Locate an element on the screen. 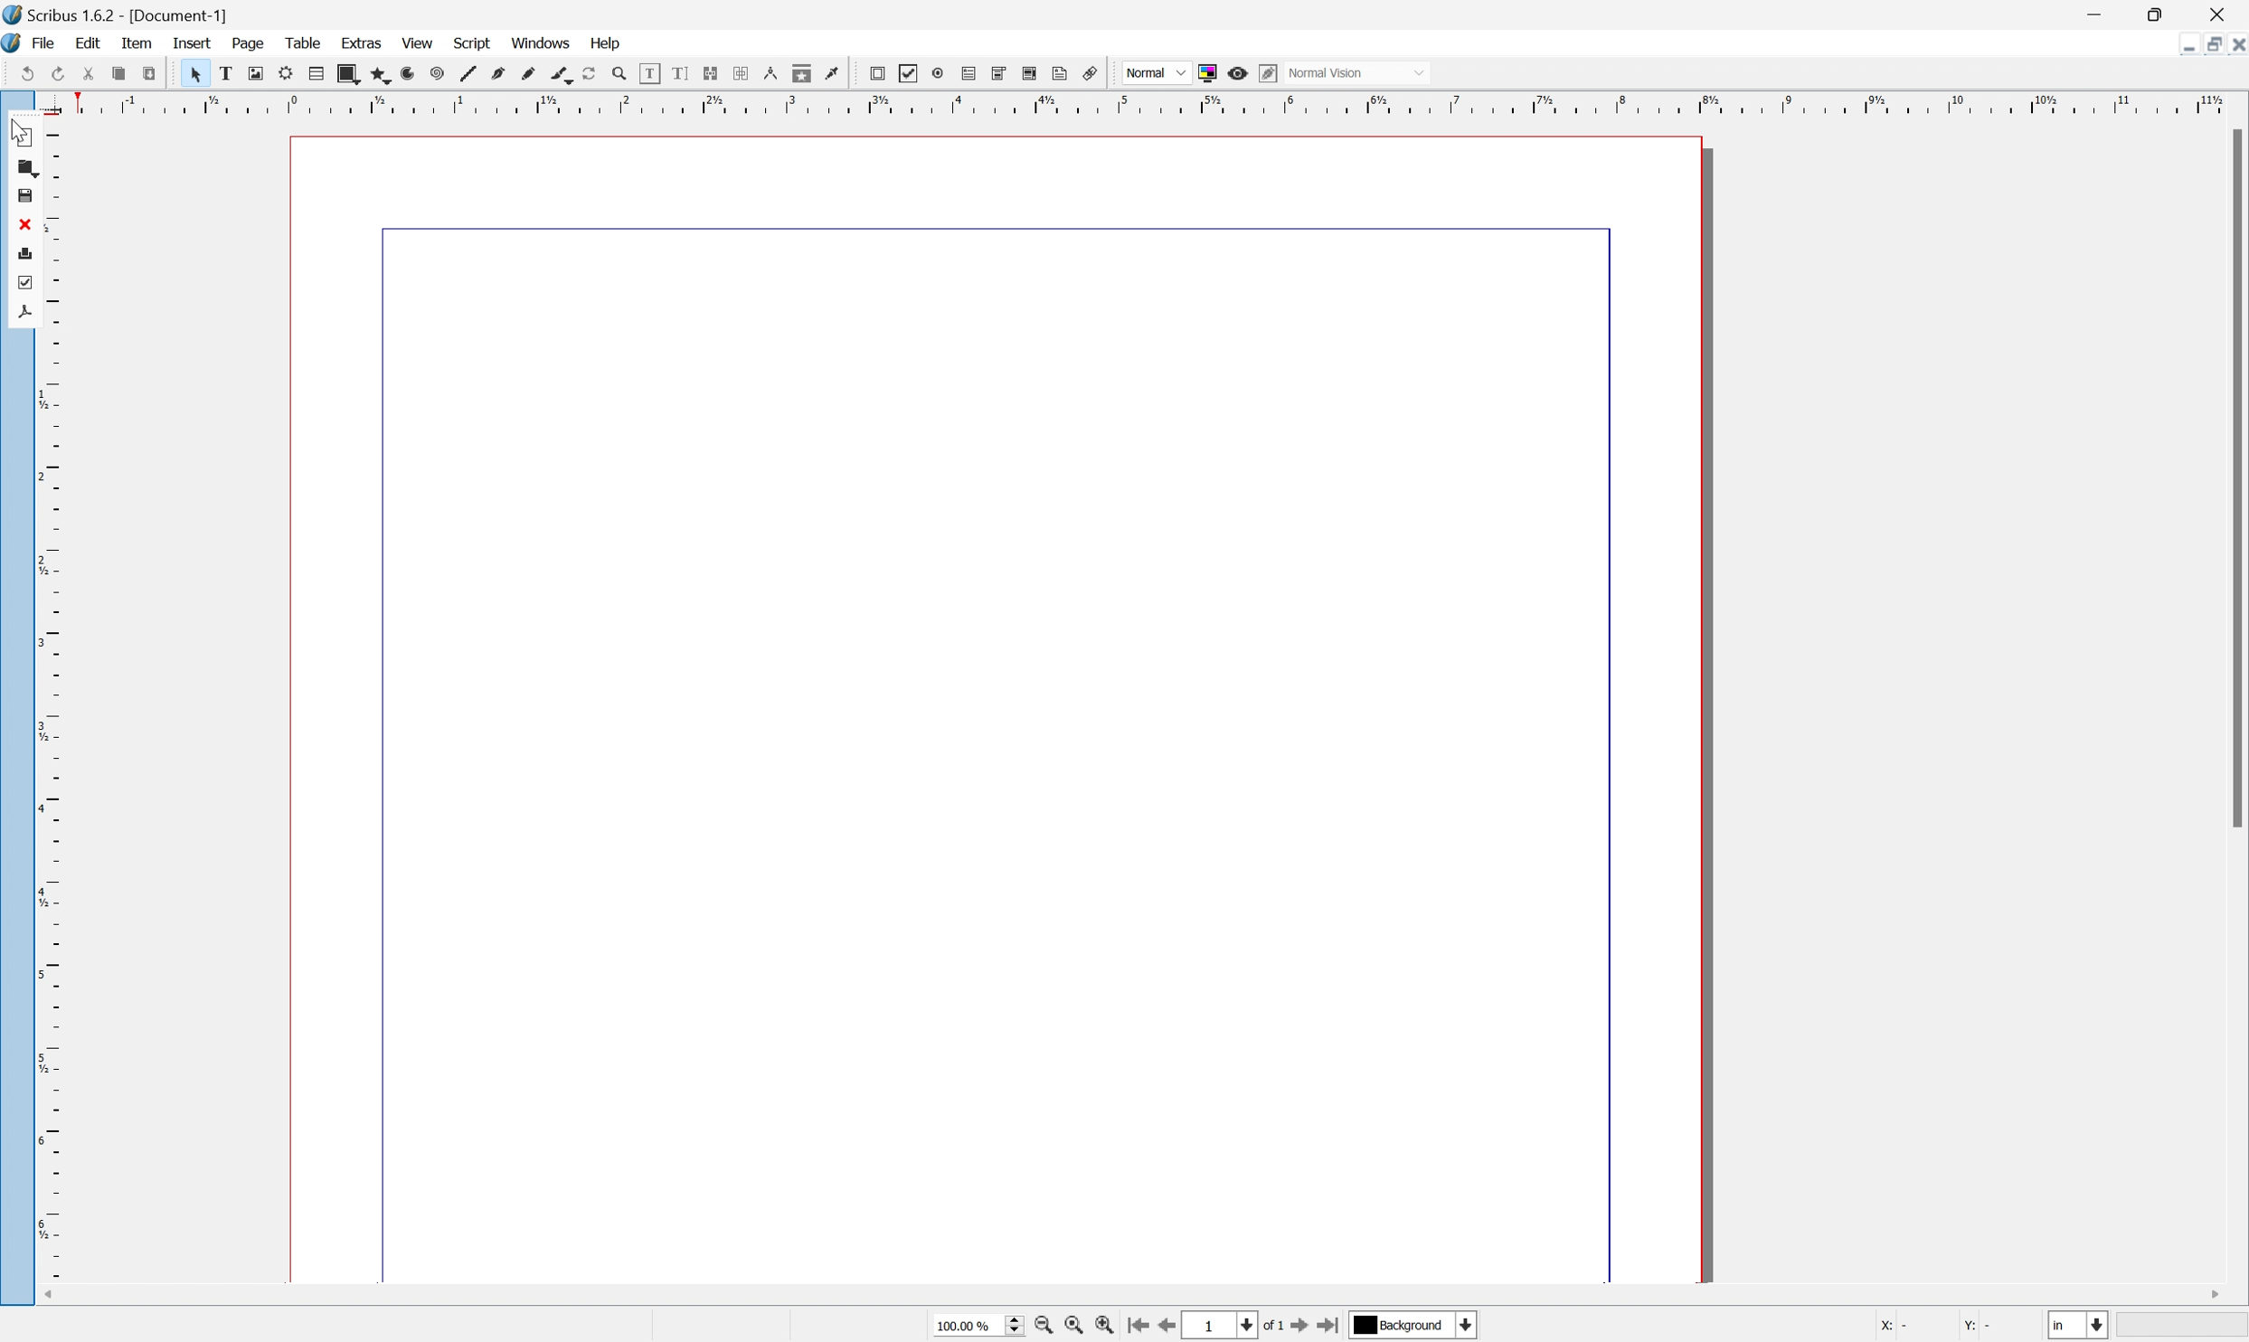 Image resolution: width=2249 pixels, height=1342 pixels. save is located at coordinates (25, 194).